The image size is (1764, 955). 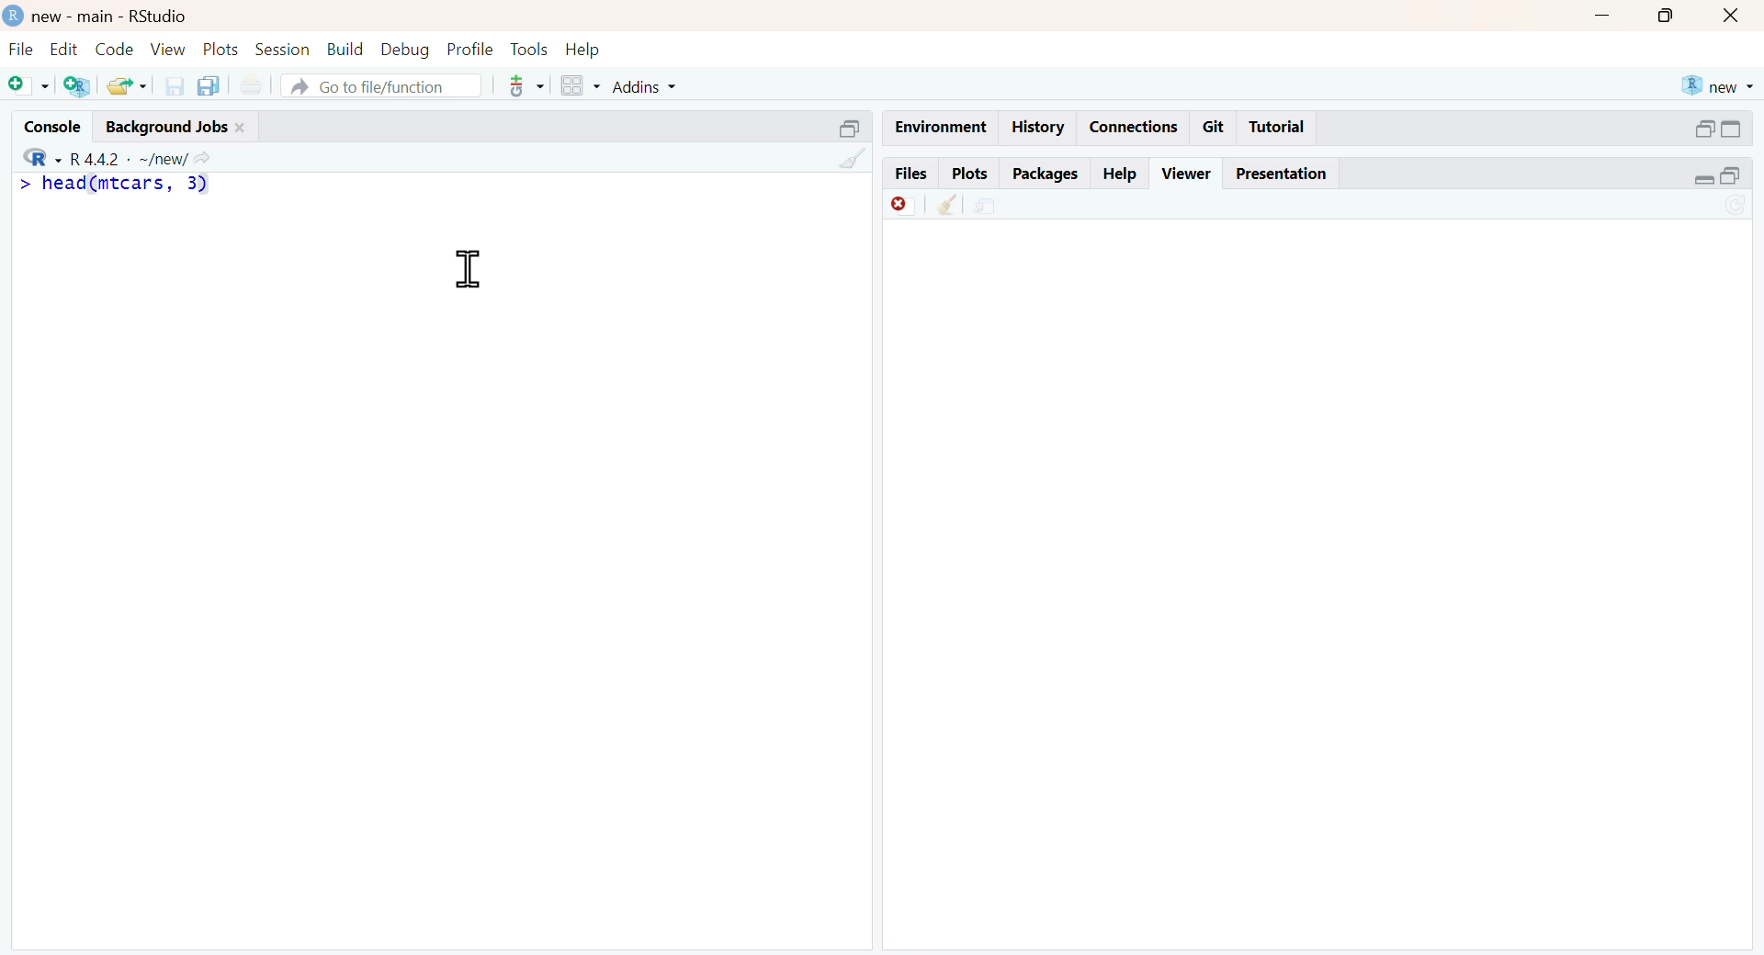 I want to click on minimize, so click(x=1605, y=16).